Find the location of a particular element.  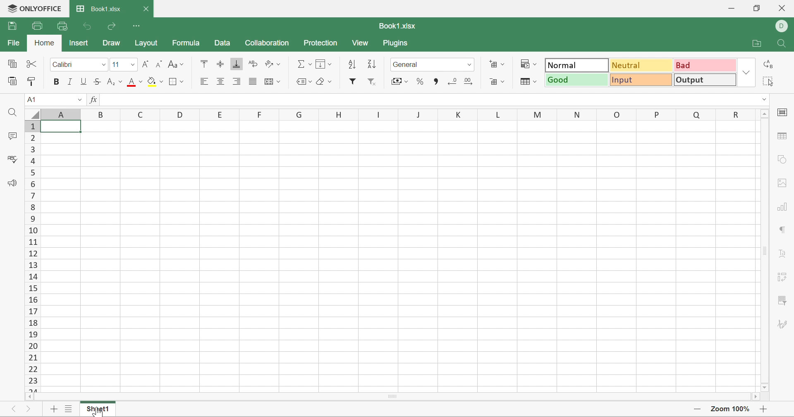

fx is located at coordinates (91, 100).